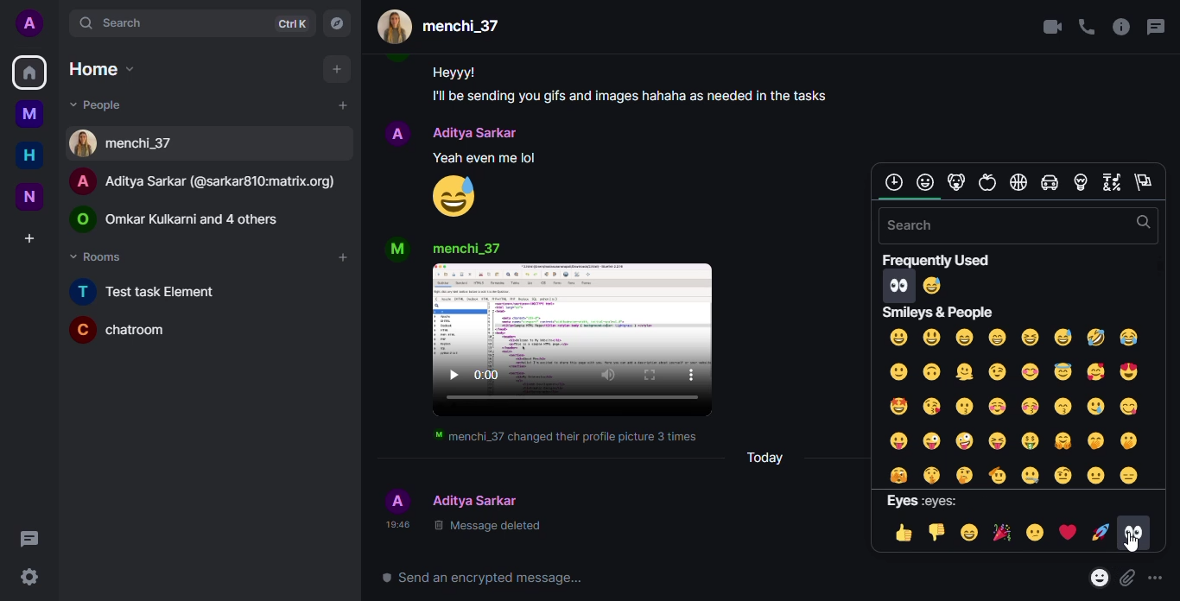 Image resolution: width=1180 pixels, height=601 pixels. What do you see at coordinates (489, 527) in the screenshot?
I see `message deleted` at bounding box center [489, 527].